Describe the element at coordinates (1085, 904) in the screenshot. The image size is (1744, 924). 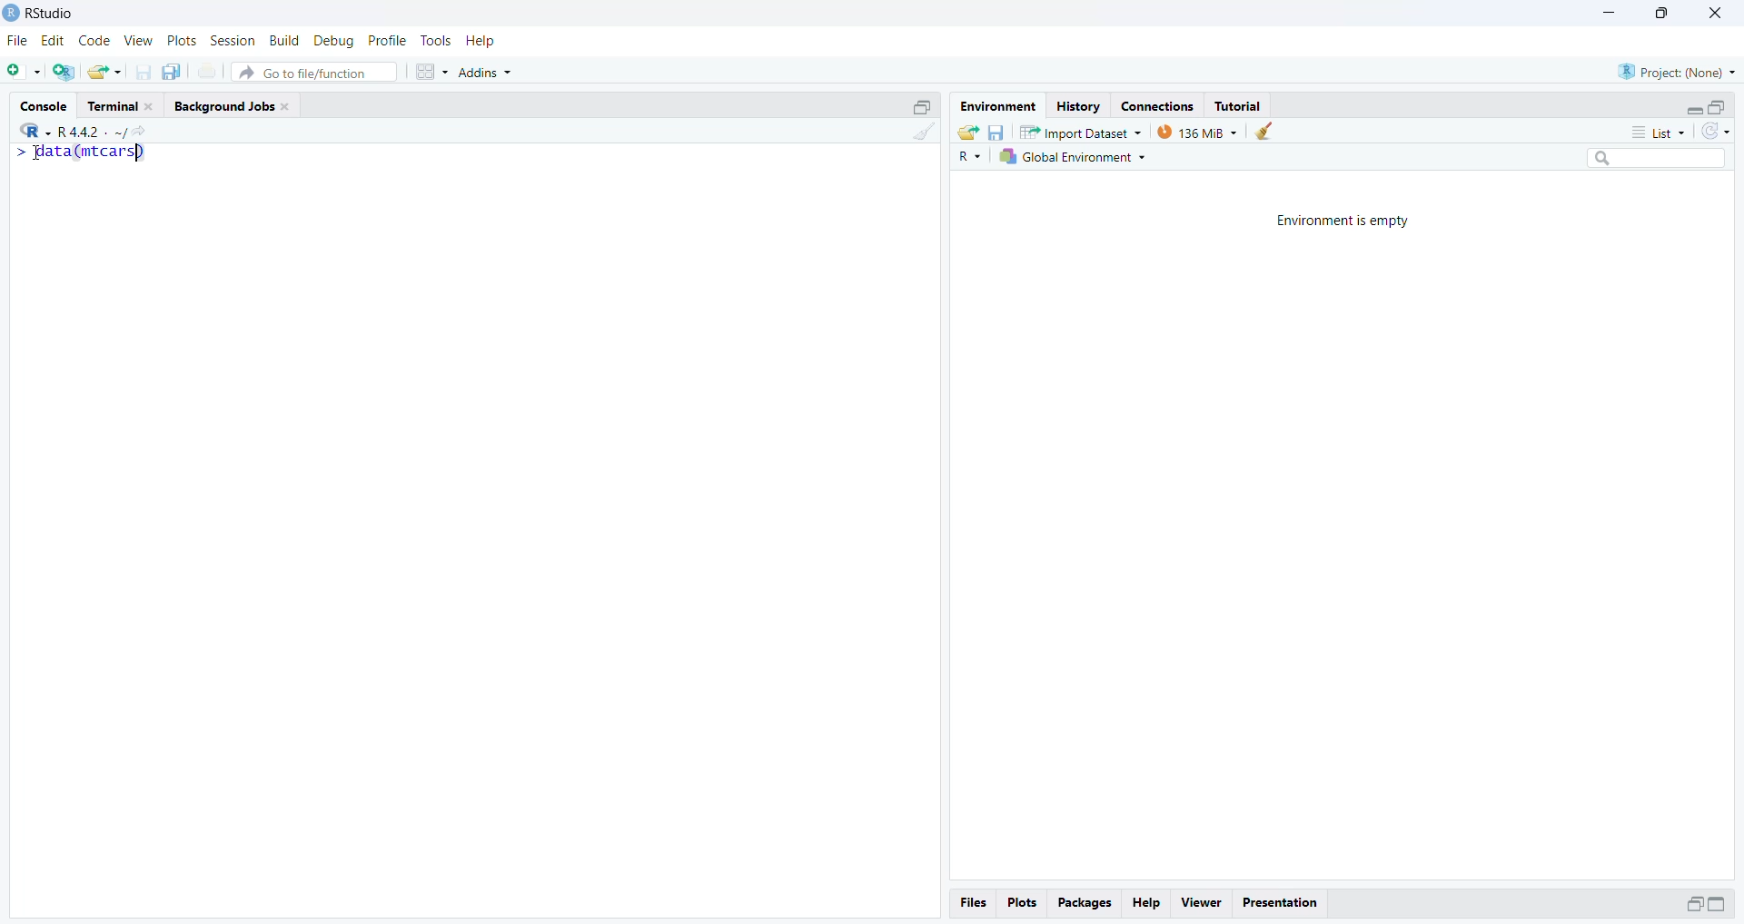
I see `Packages` at that location.